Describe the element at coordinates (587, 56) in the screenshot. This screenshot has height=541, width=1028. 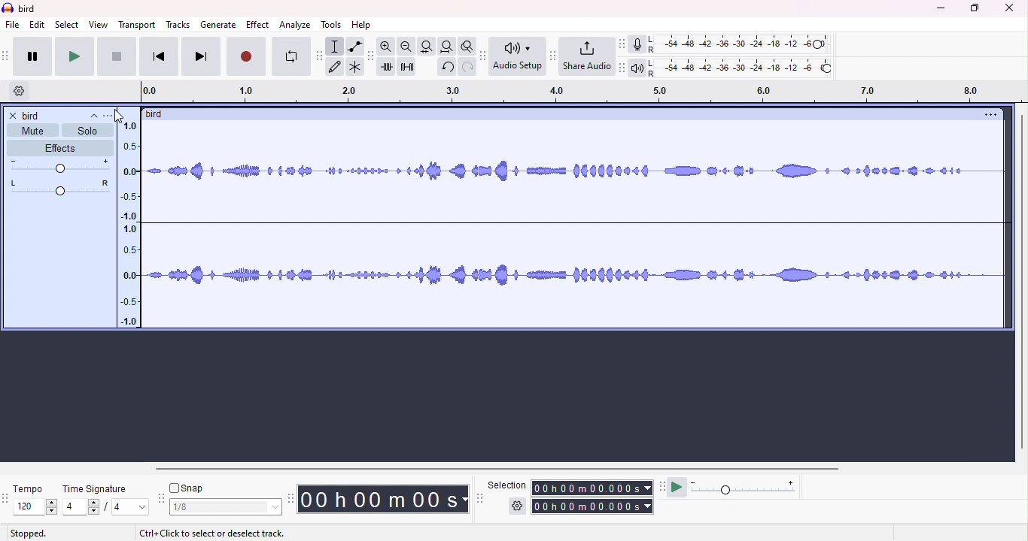
I see `share audio` at that location.